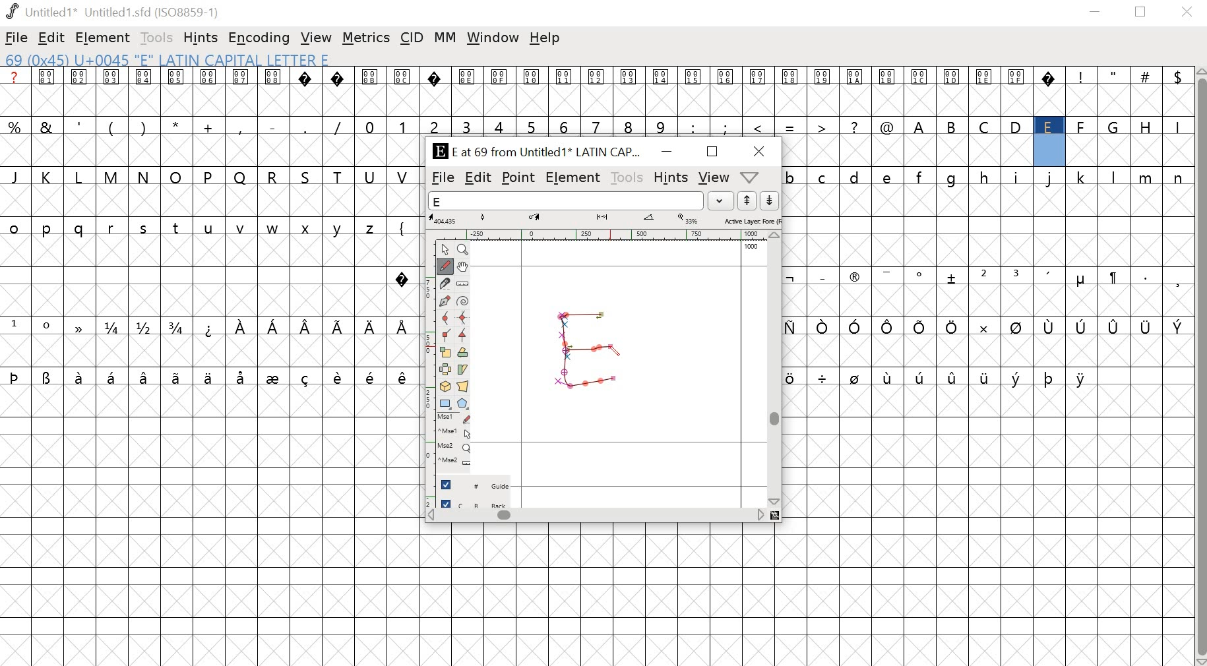 The height and width of the screenshot is (666, 1207). What do you see at coordinates (671, 177) in the screenshot?
I see `hints` at bounding box center [671, 177].